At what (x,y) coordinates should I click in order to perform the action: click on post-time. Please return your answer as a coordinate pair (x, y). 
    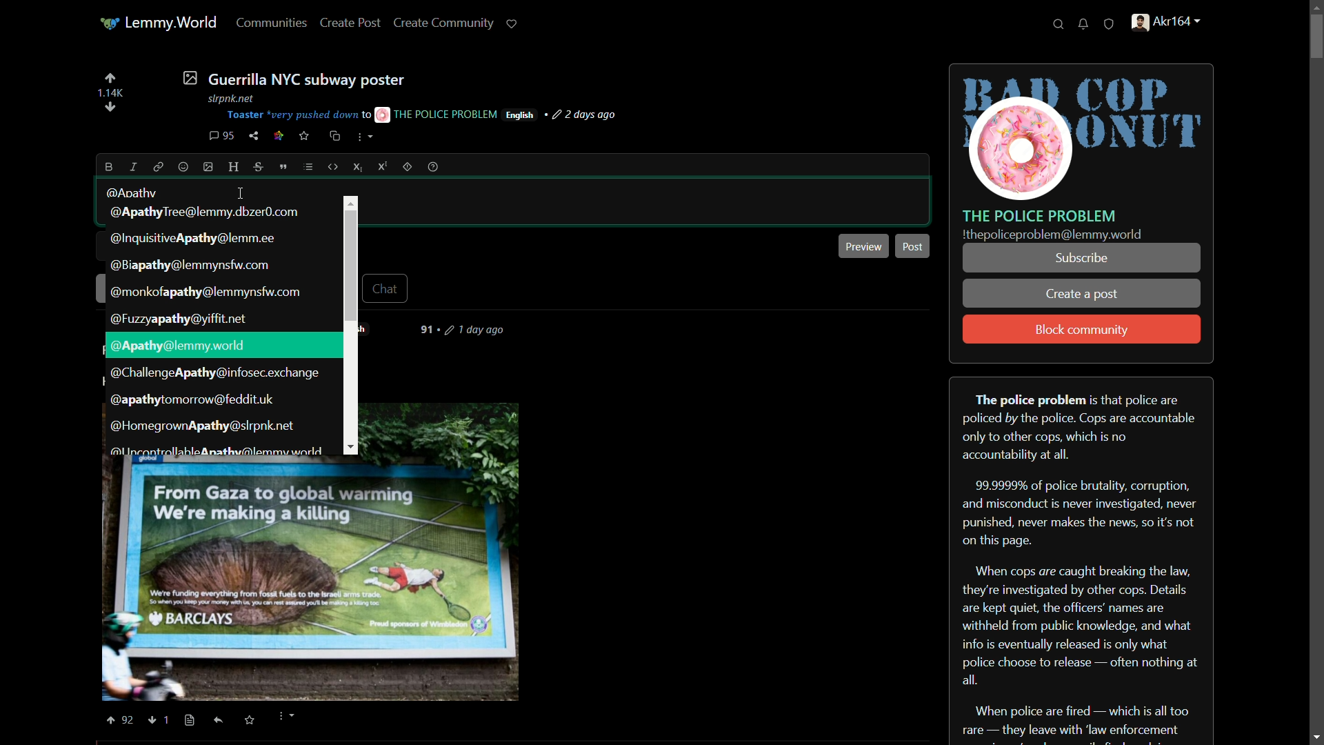
    Looking at the image, I should click on (586, 115).